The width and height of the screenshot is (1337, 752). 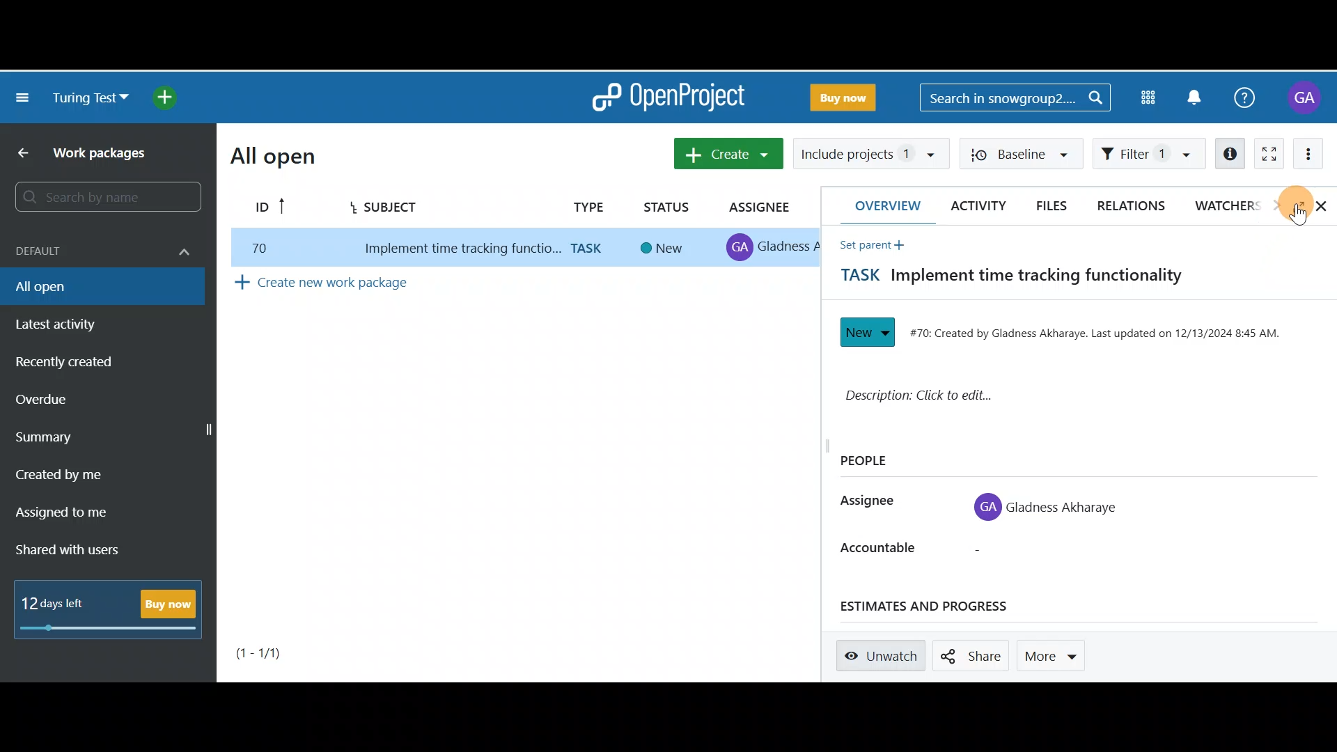 I want to click on Work packages, so click(x=106, y=156).